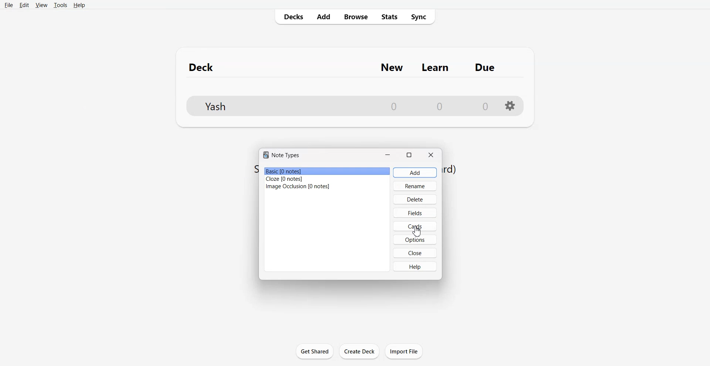  I want to click on Cloze, so click(327, 179).